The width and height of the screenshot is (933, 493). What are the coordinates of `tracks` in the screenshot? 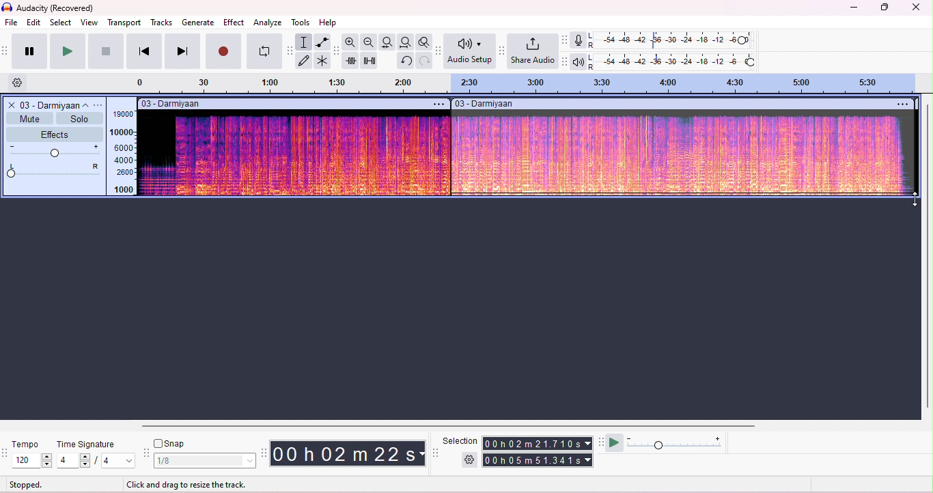 It's located at (161, 23).